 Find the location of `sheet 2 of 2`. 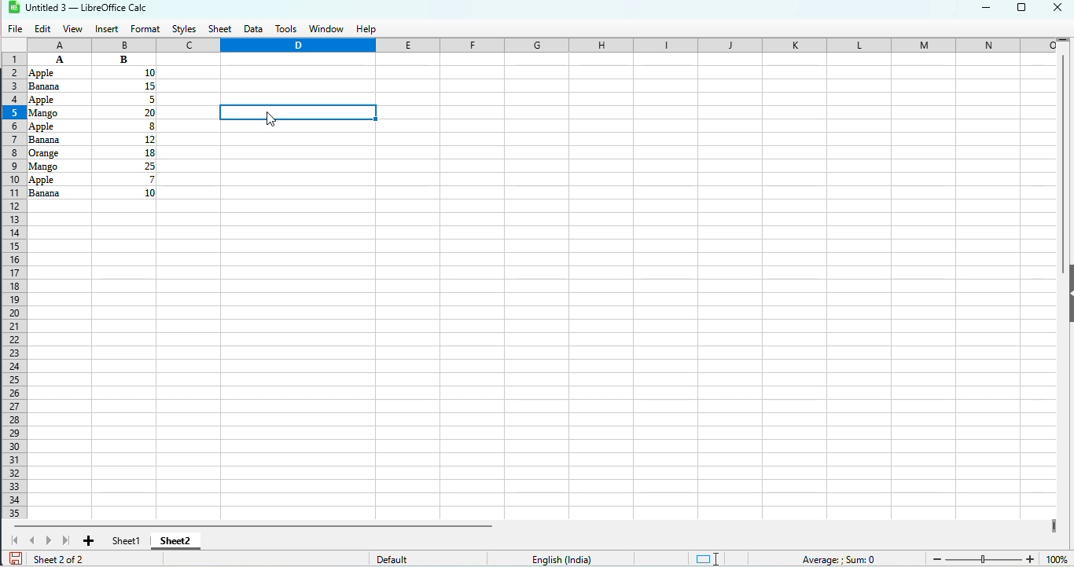

sheet 2 of 2 is located at coordinates (57, 559).